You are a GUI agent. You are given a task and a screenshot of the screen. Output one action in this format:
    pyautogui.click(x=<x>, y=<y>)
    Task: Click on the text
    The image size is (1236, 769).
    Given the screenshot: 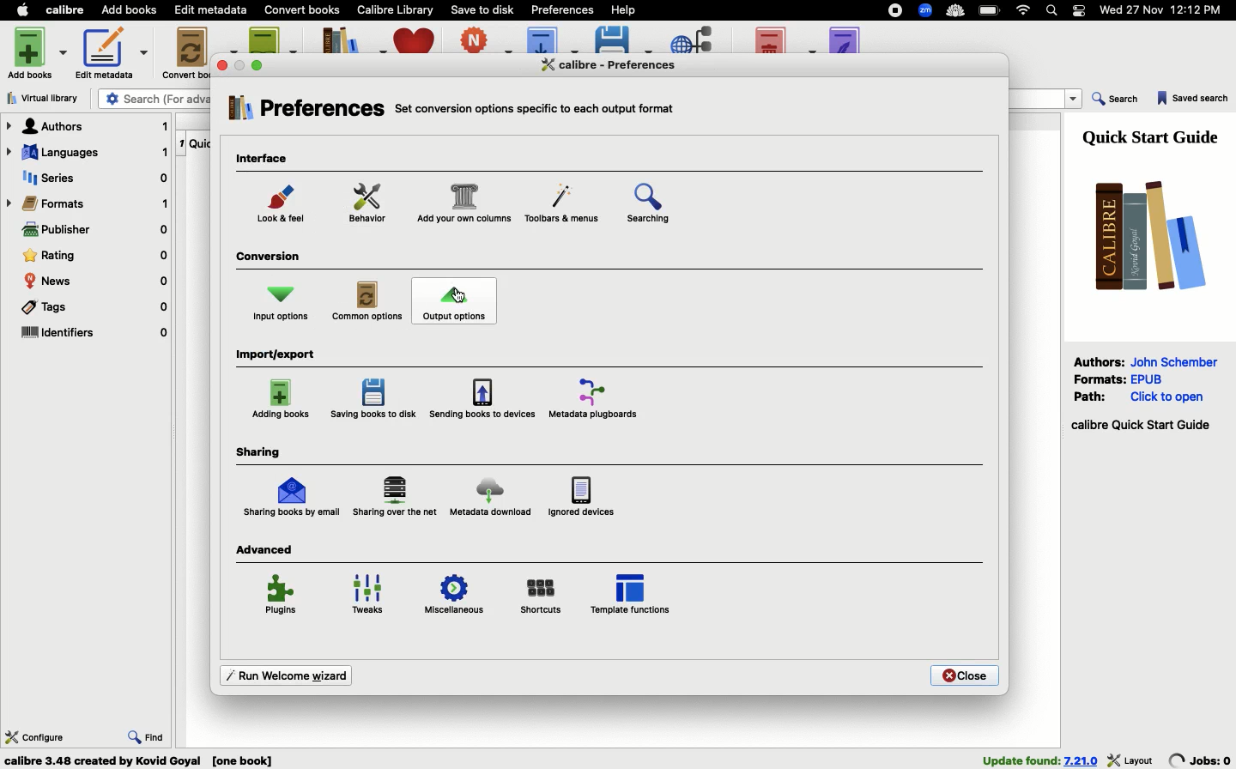 What is the action you would take?
    pyautogui.click(x=533, y=106)
    